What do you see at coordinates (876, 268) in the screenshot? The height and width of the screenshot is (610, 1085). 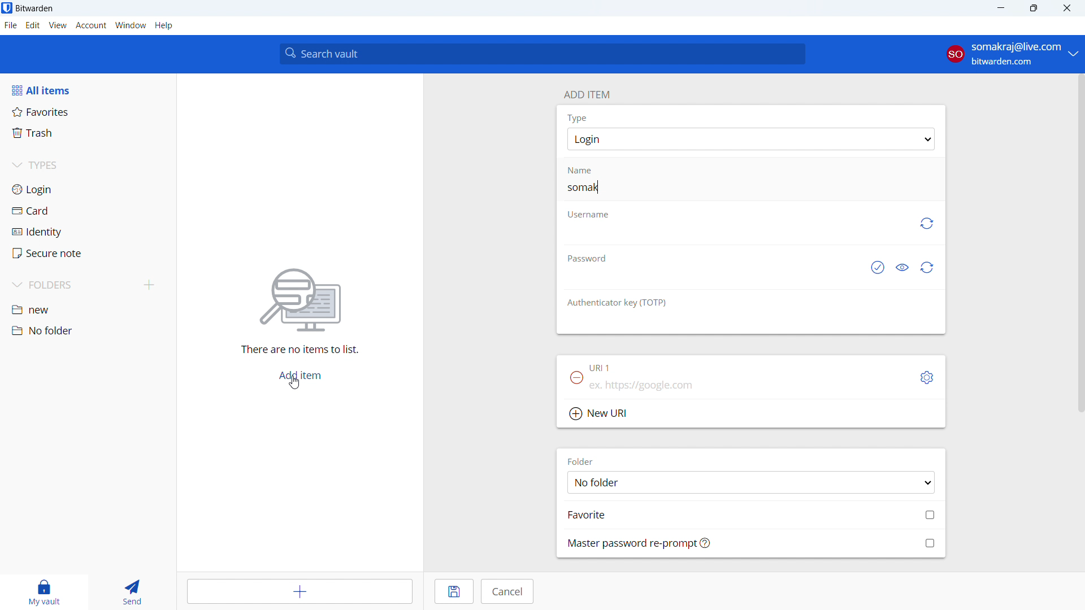 I see `check if password has been exposed` at bounding box center [876, 268].